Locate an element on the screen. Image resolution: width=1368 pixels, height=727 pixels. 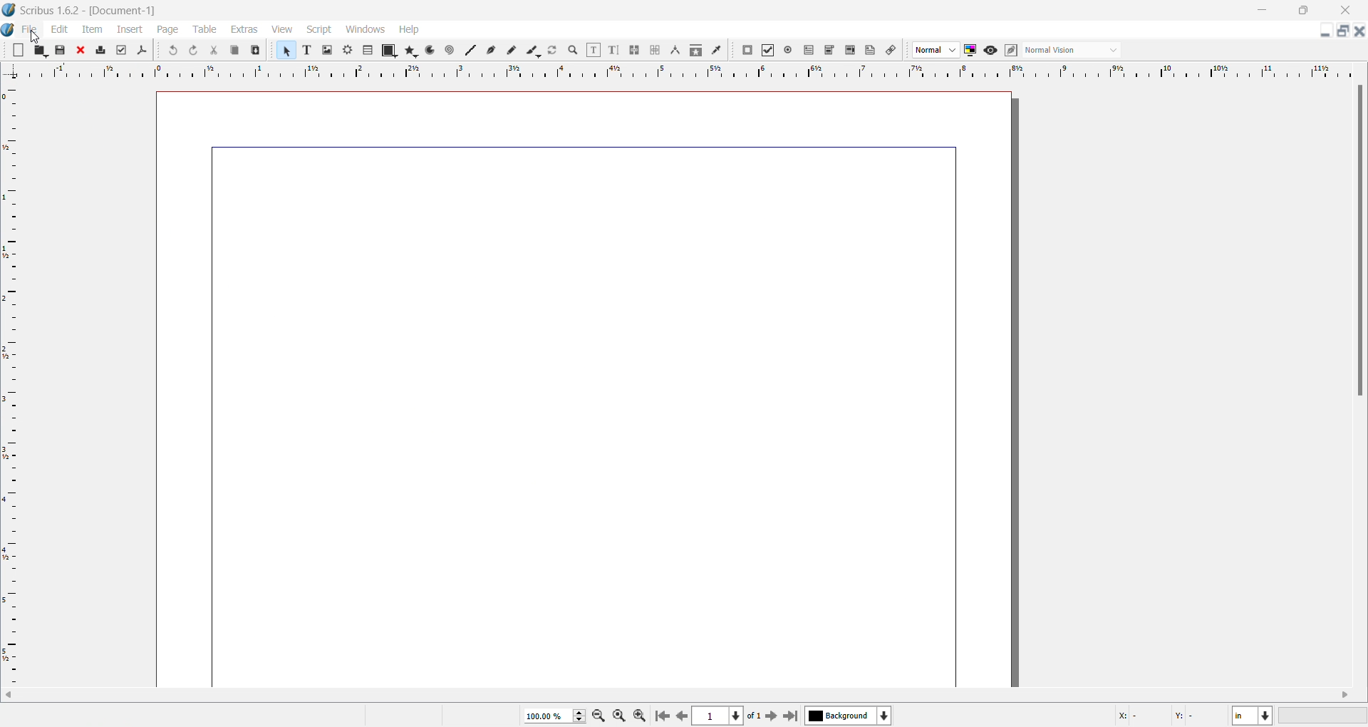
View is located at coordinates (283, 31).